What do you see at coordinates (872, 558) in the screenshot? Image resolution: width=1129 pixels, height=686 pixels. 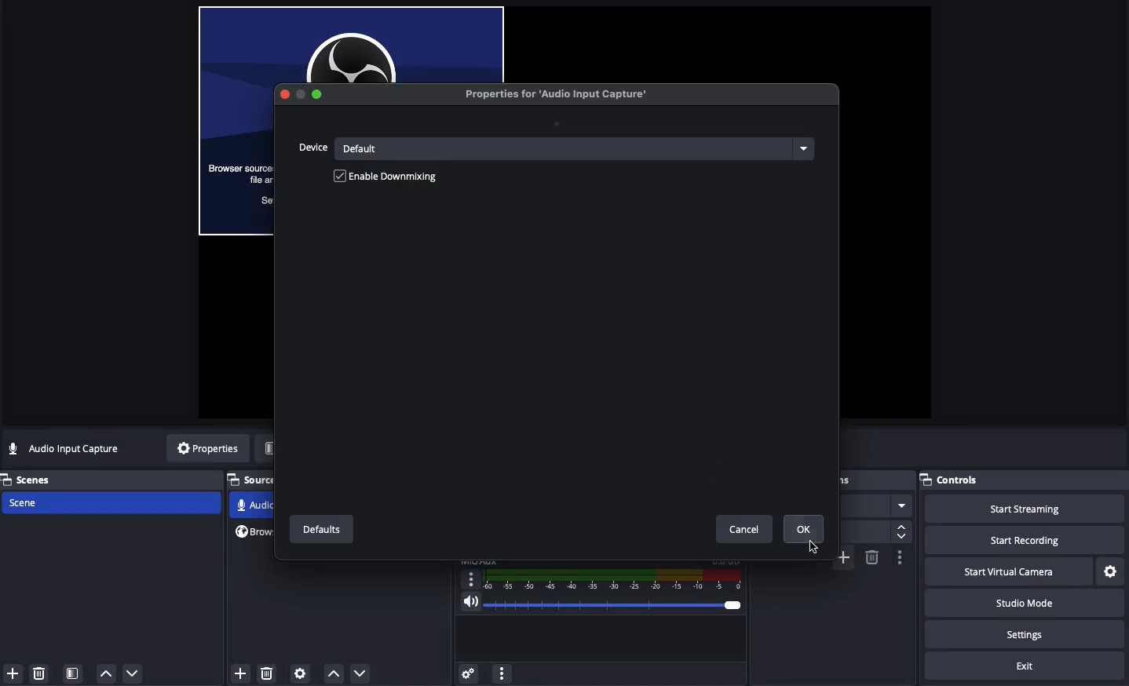 I see `Remove` at bounding box center [872, 558].